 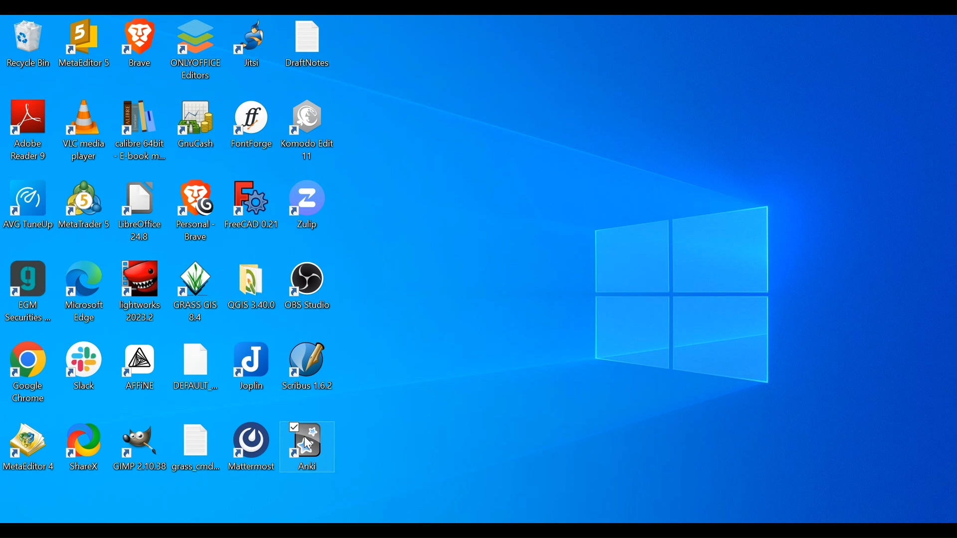 What do you see at coordinates (307, 131) in the screenshot?
I see `Komodo Edit Desktop icon` at bounding box center [307, 131].